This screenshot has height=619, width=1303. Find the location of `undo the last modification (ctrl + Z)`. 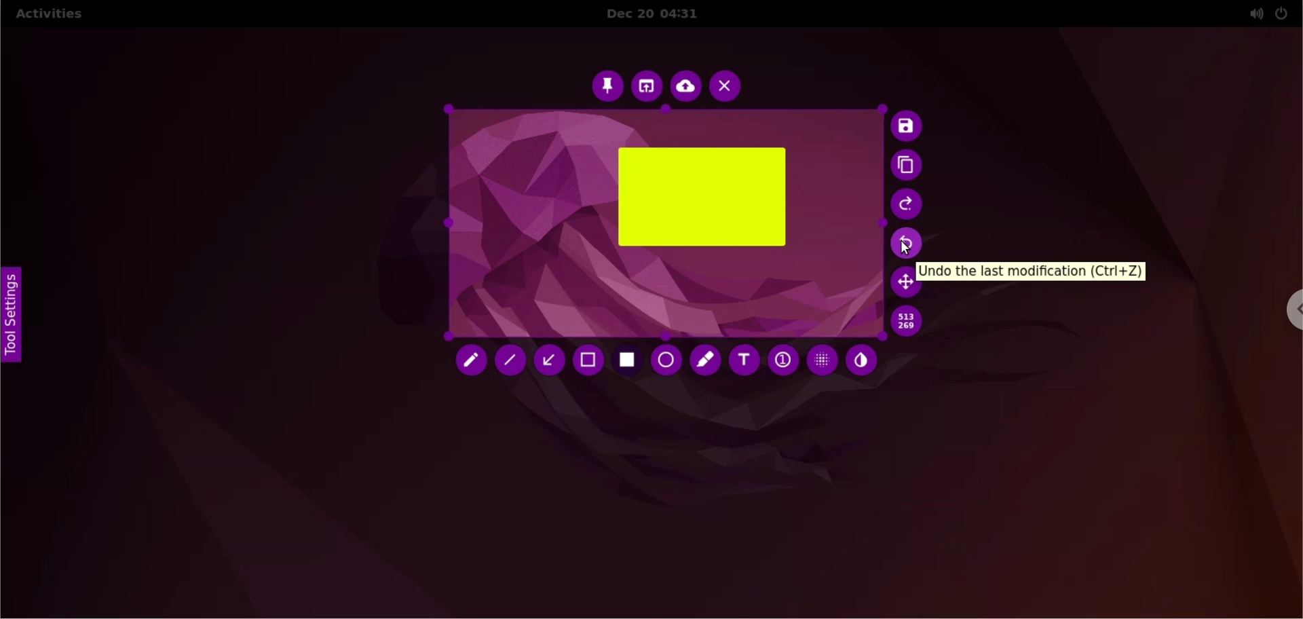

undo the last modification (ctrl + Z) is located at coordinates (1034, 274).